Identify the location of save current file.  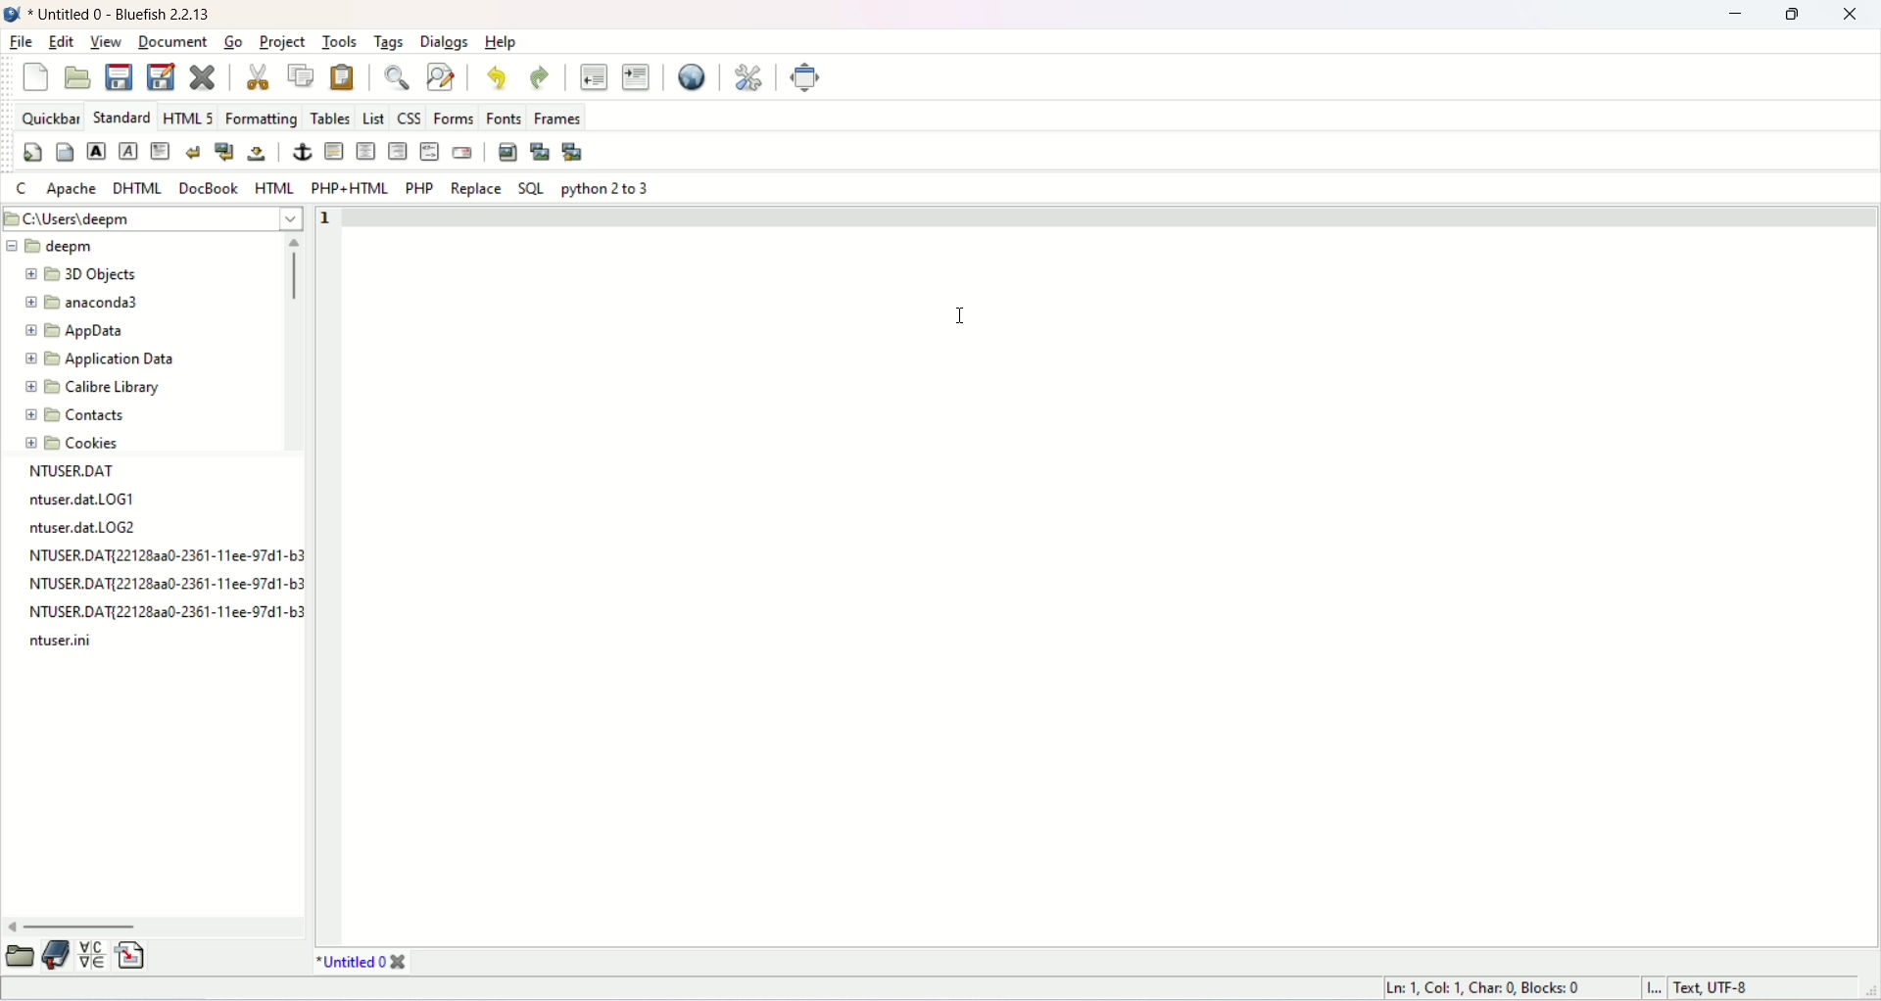
(116, 75).